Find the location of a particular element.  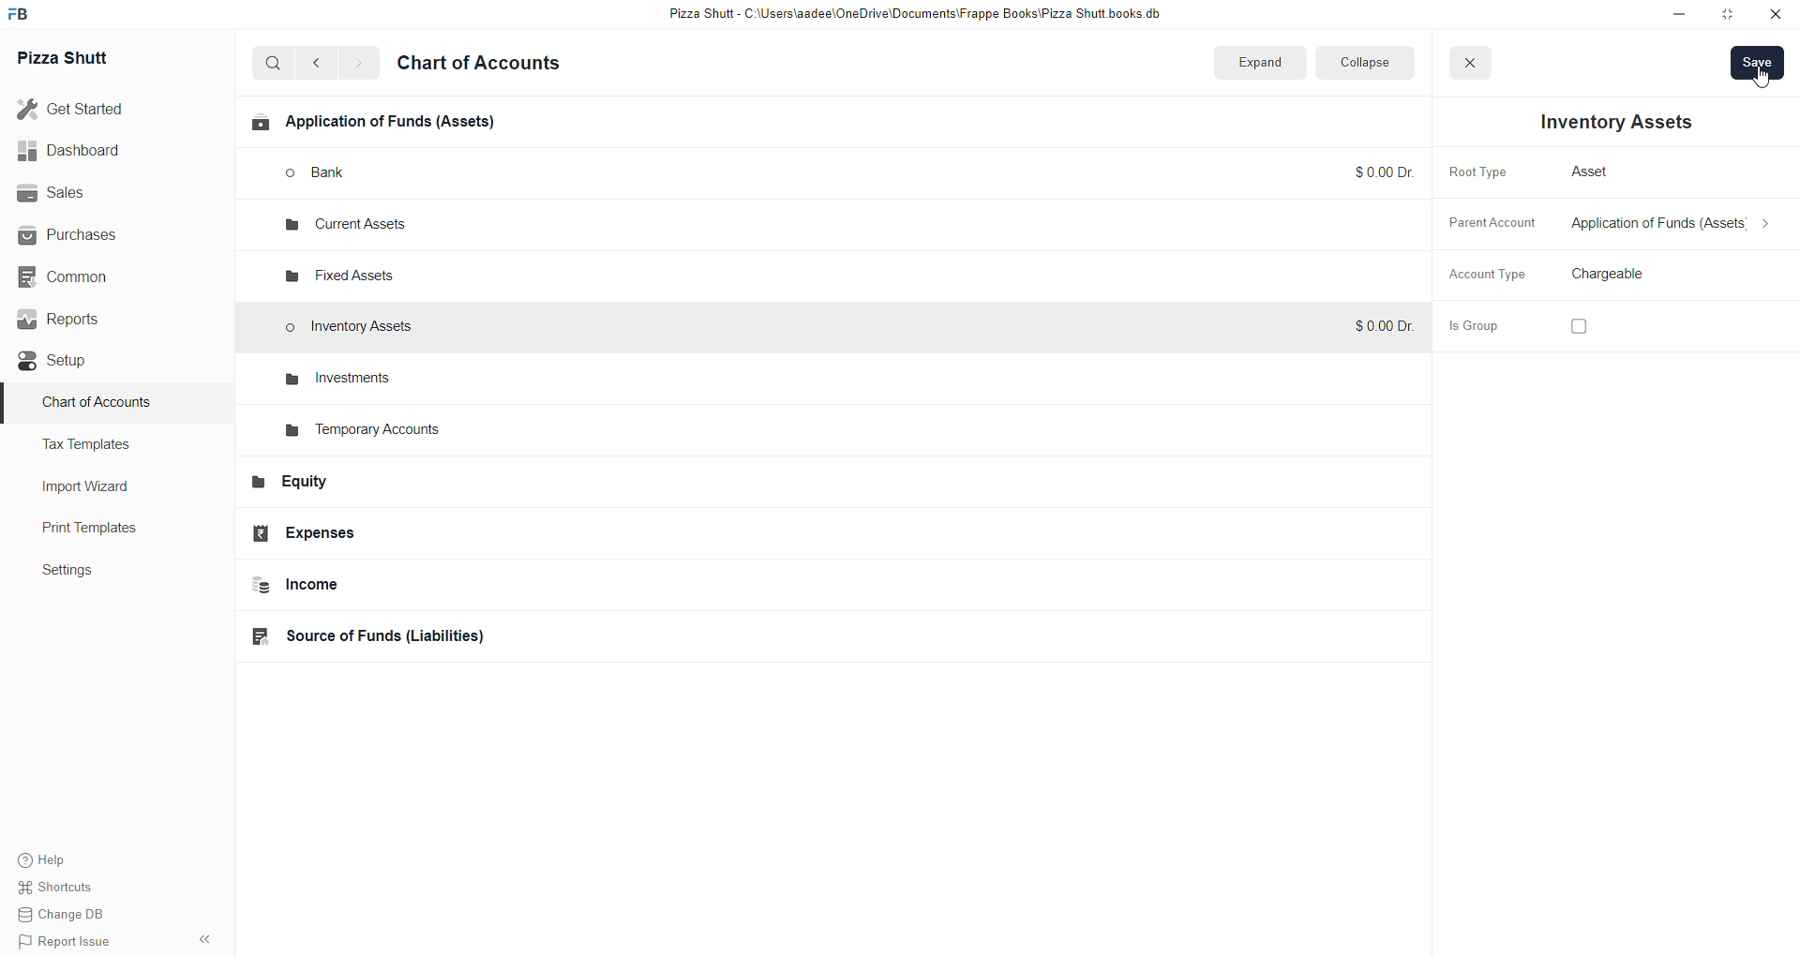

current assets is located at coordinates (339, 228).